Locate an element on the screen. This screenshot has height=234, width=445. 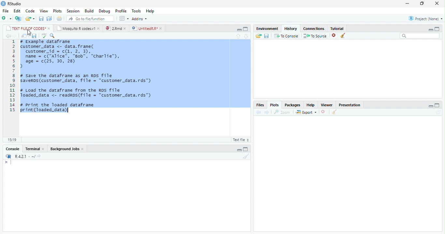
Files is located at coordinates (260, 105).